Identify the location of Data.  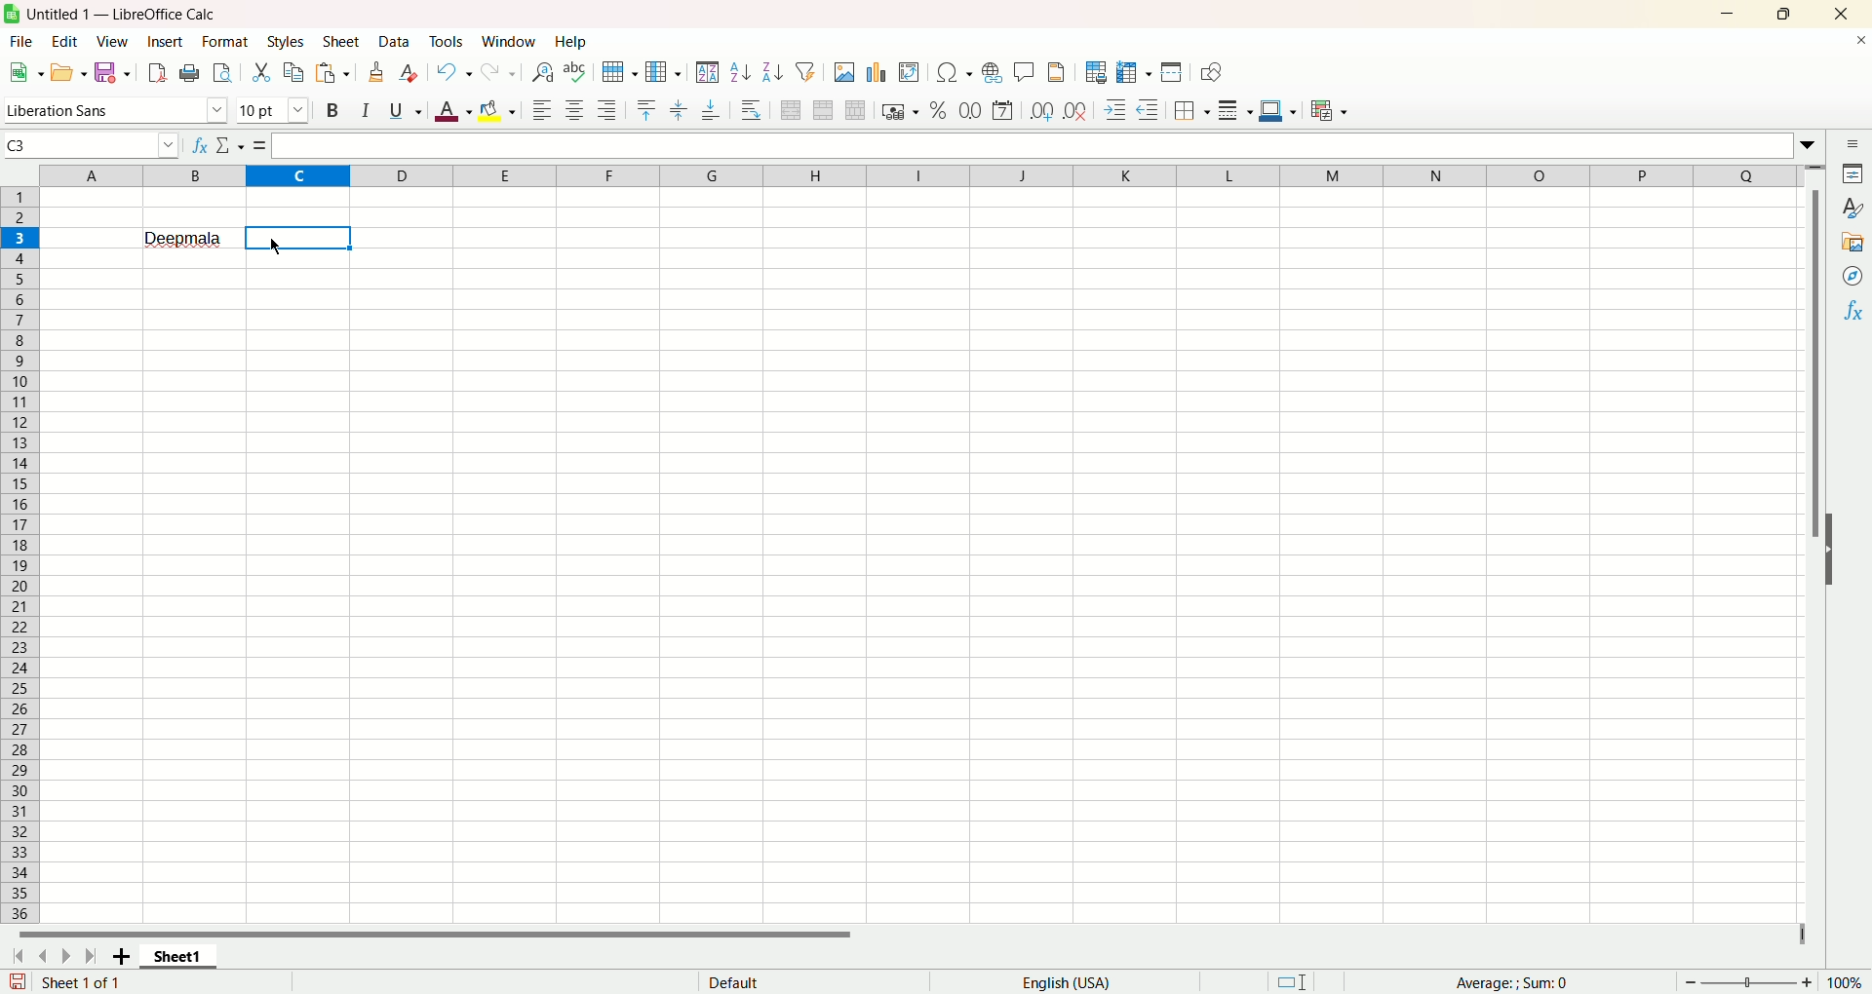
(397, 41).